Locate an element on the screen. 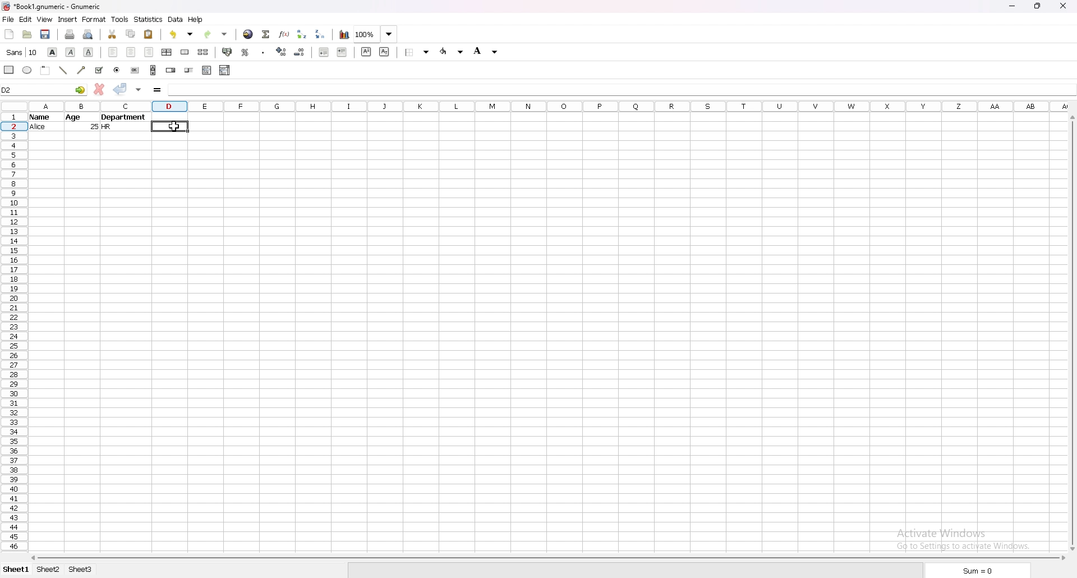  file name is located at coordinates (53, 7).